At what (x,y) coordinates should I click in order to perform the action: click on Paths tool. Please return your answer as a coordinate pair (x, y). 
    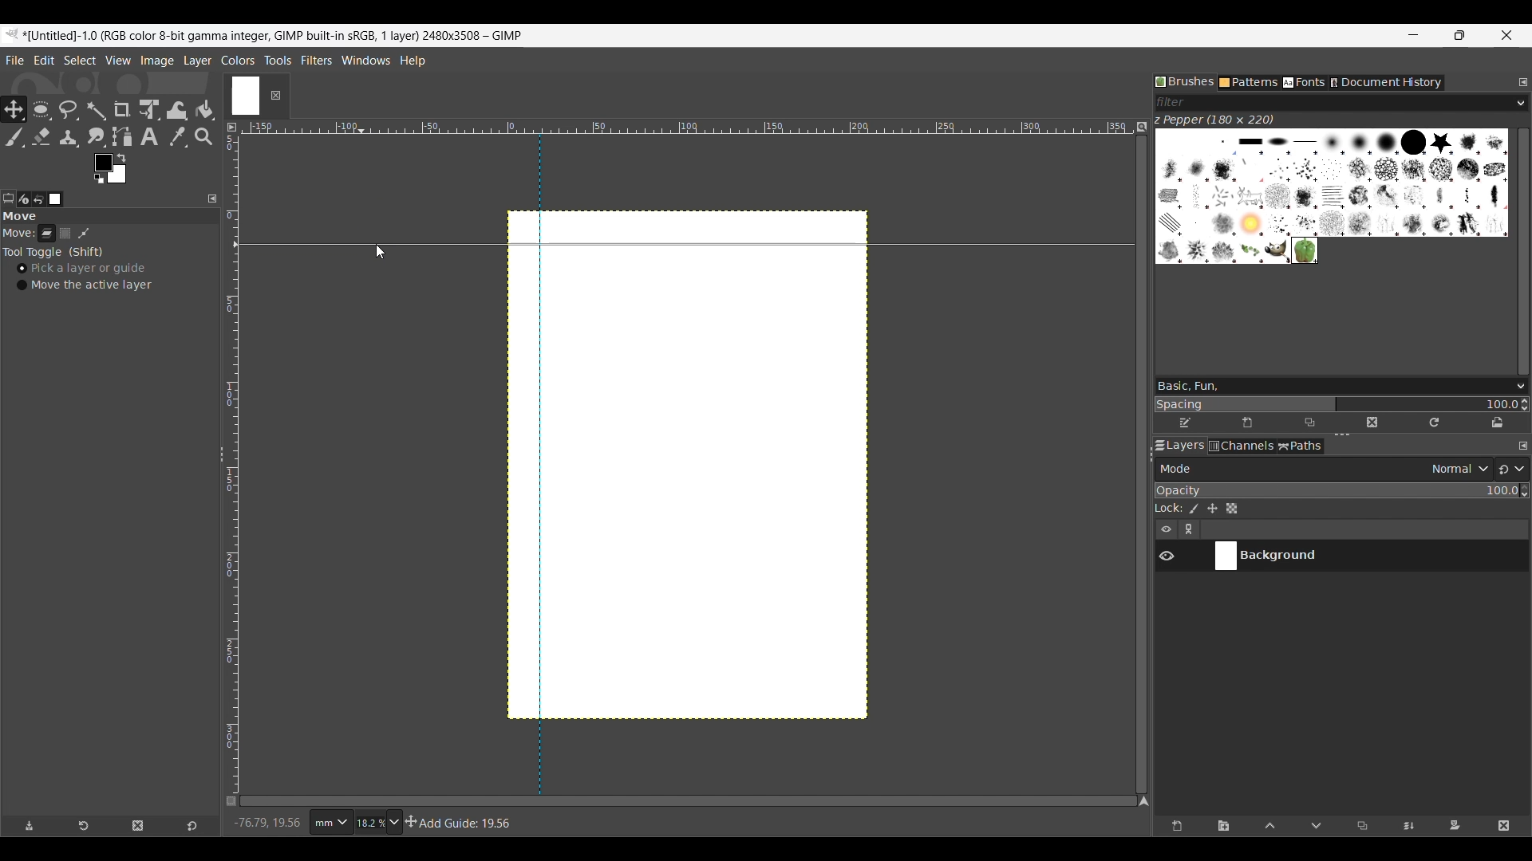
    Looking at the image, I should click on (123, 137).